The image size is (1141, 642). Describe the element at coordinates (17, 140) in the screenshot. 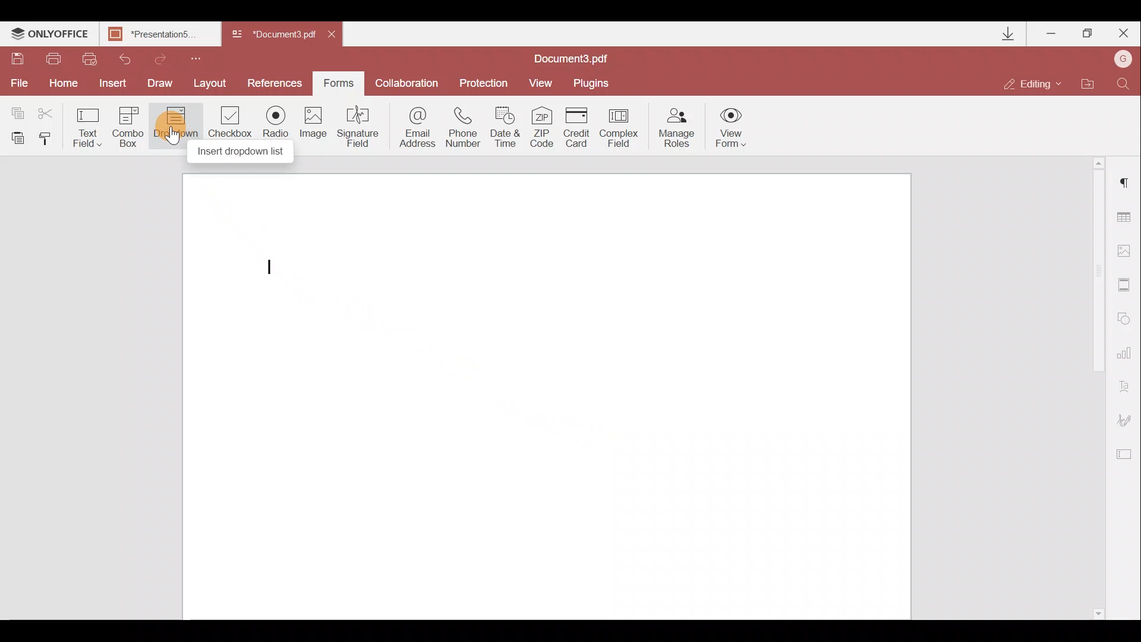

I see `Paste` at that location.